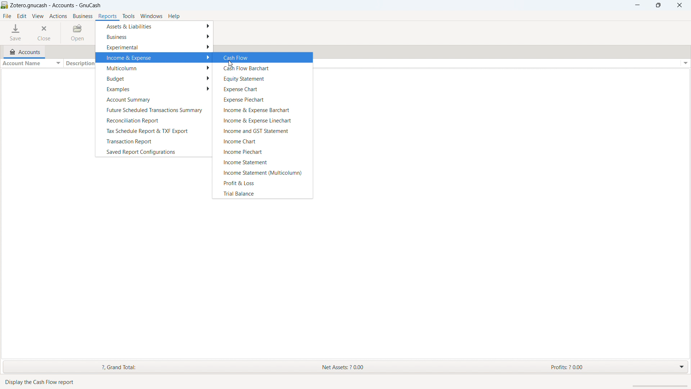 This screenshot has width=691, height=389. What do you see at coordinates (24, 51) in the screenshot?
I see `accounts tab` at bounding box center [24, 51].